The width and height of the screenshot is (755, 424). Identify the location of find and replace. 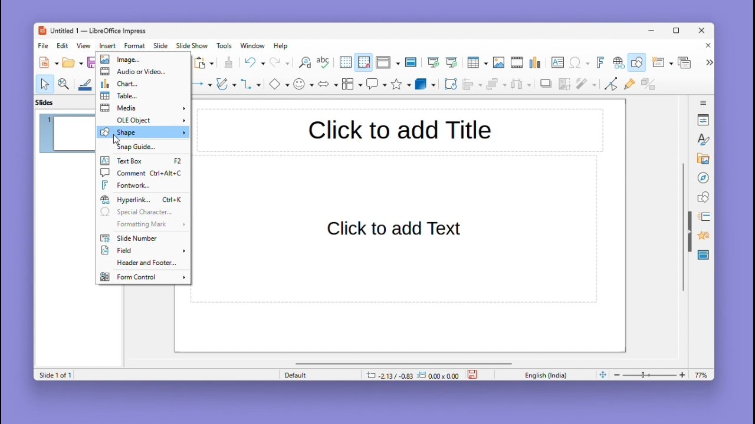
(304, 62).